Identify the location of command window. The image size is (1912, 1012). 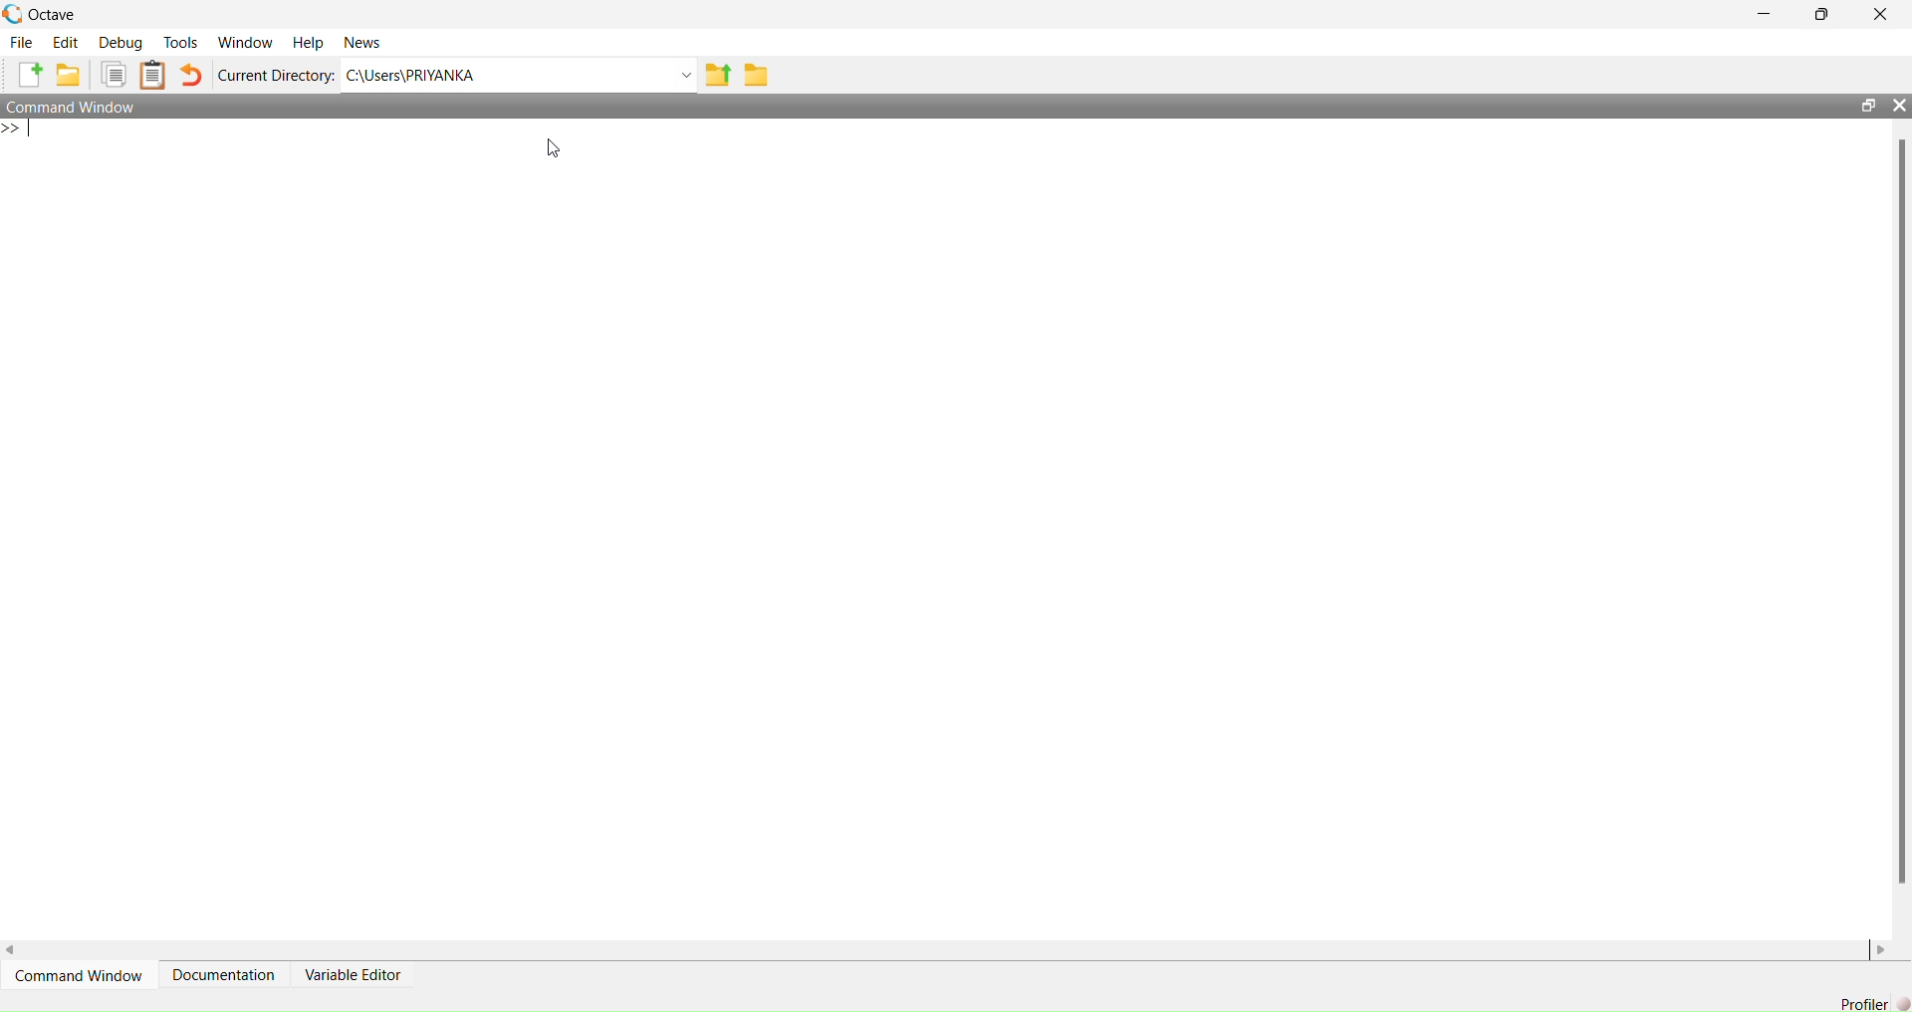
(72, 107).